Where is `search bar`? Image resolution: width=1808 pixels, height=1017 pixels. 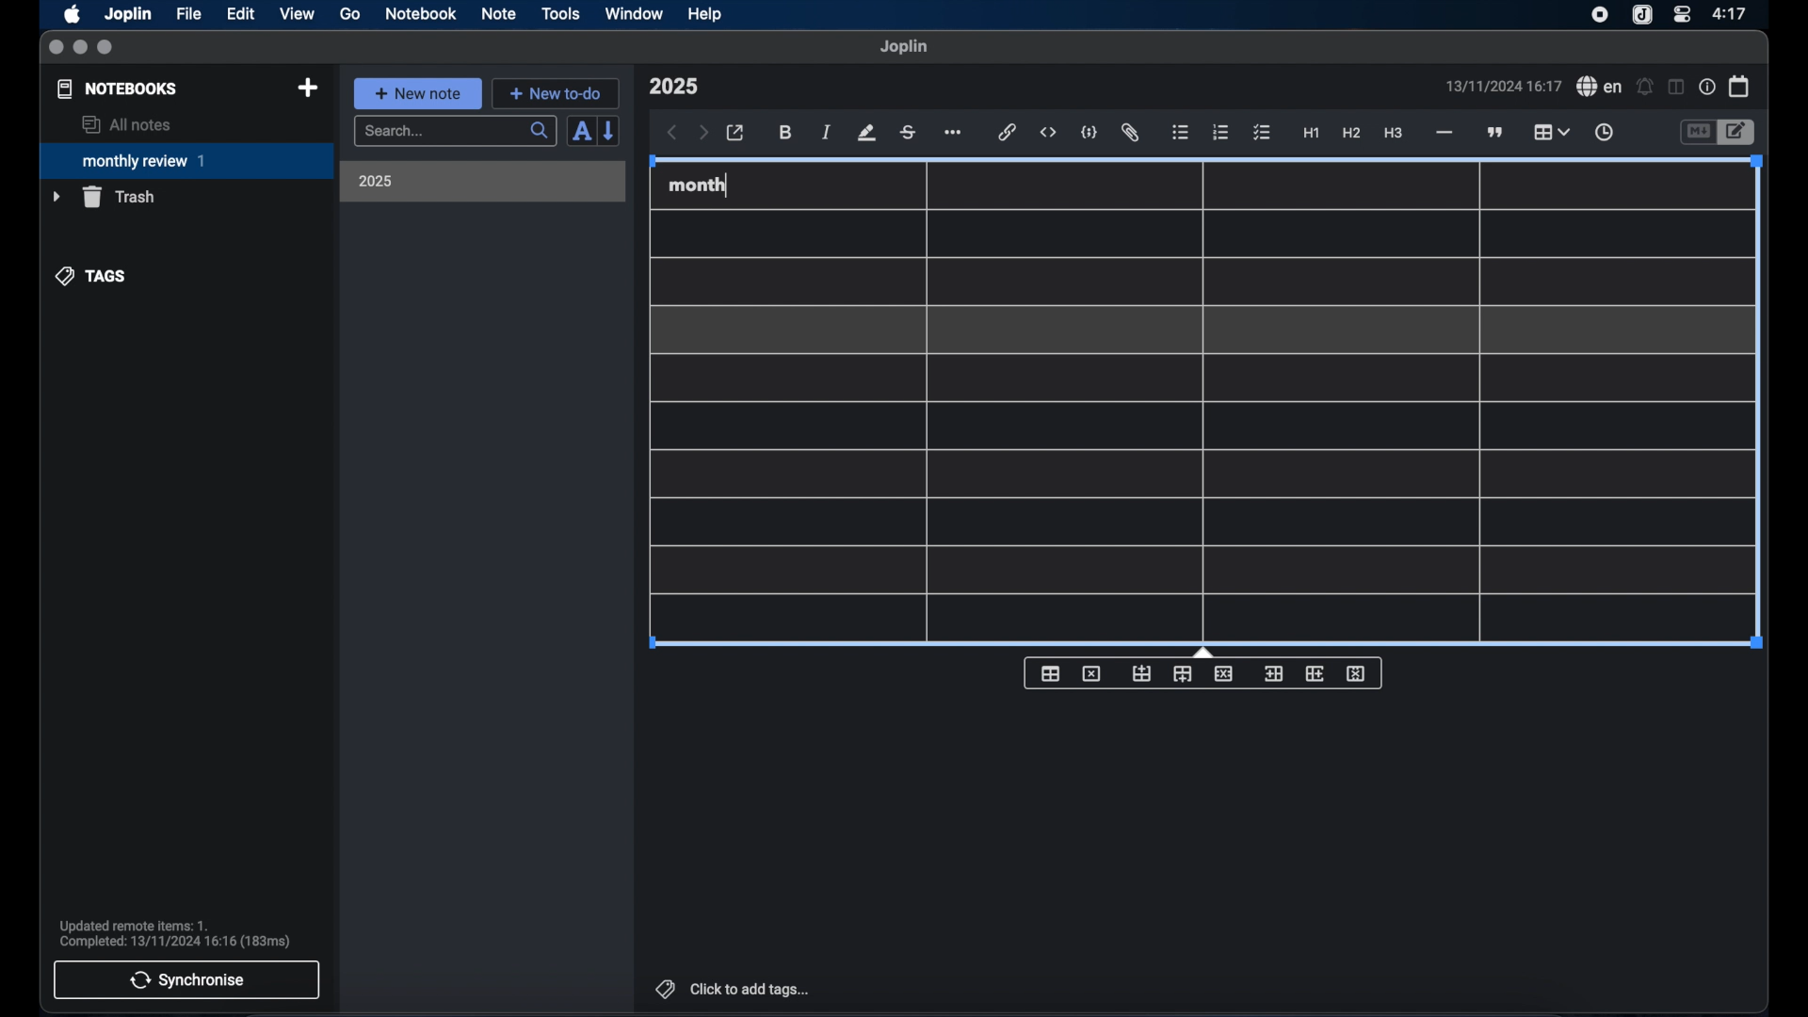 search bar is located at coordinates (455, 133).